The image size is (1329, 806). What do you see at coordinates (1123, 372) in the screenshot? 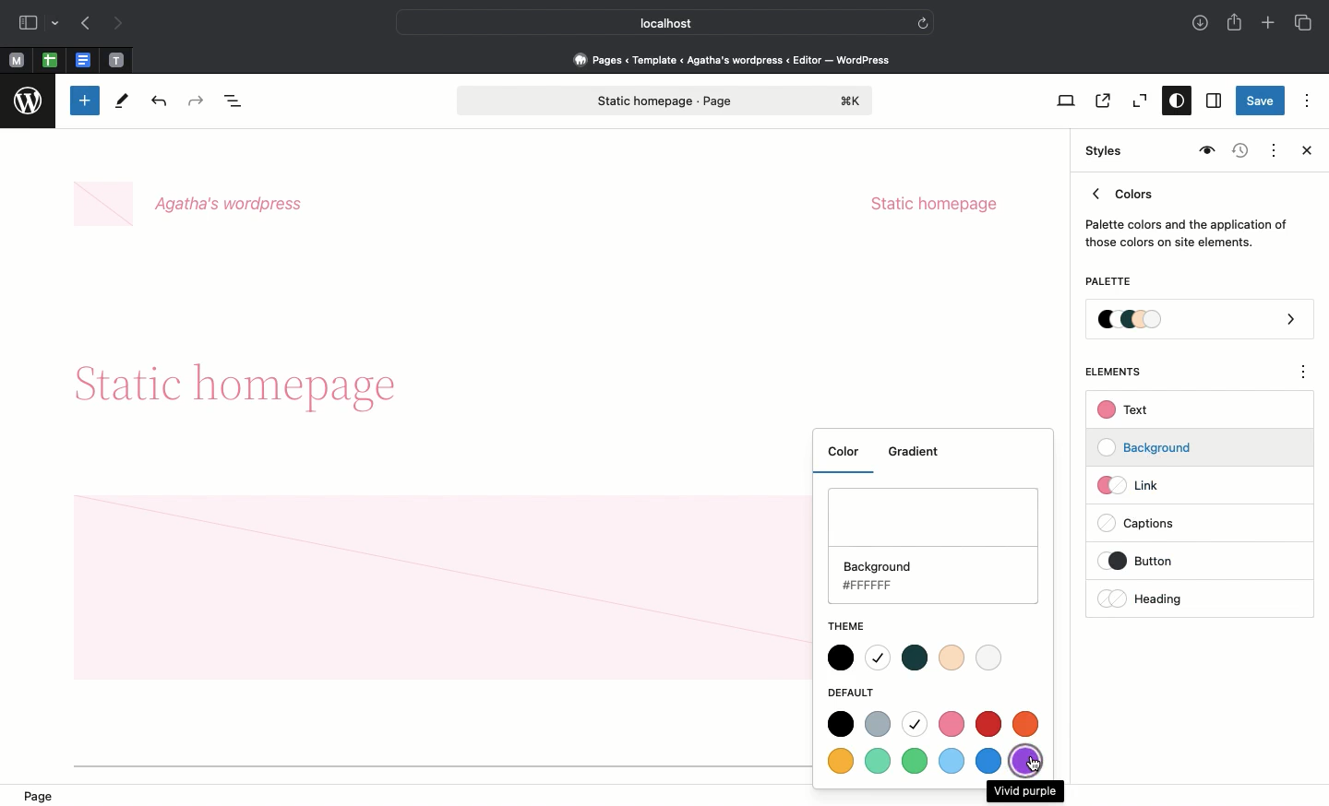
I see `Elements` at bounding box center [1123, 372].